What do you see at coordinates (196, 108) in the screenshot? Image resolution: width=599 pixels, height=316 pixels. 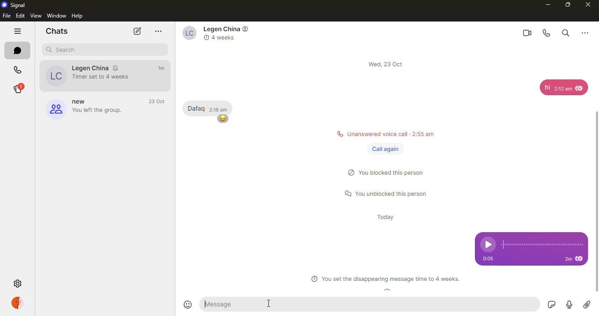 I see `Dafaq` at bounding box center [196, 108].